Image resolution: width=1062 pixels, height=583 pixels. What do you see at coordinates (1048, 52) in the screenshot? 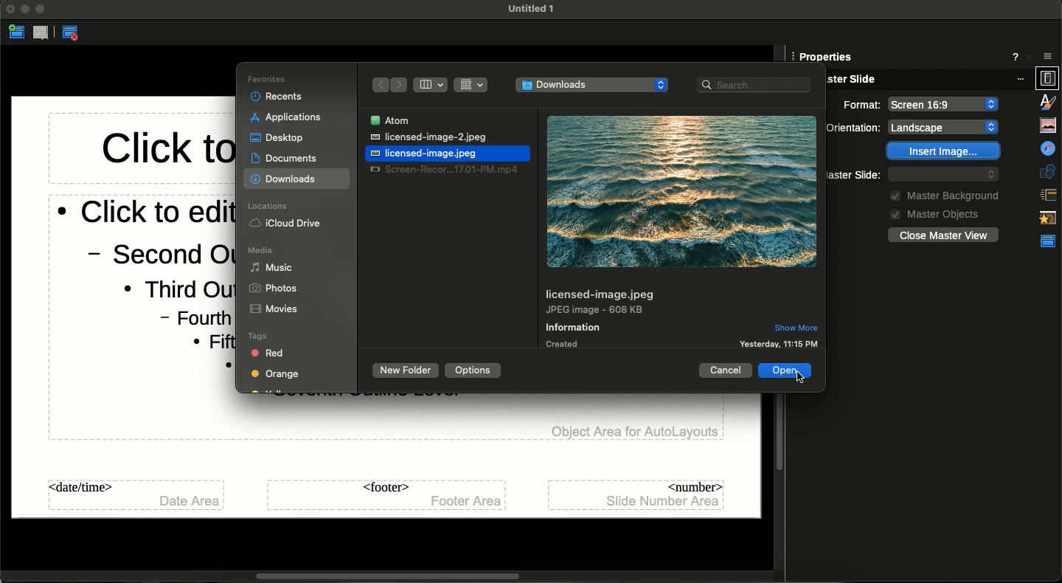
I see `Properties` at bounding box center [1048, 52].